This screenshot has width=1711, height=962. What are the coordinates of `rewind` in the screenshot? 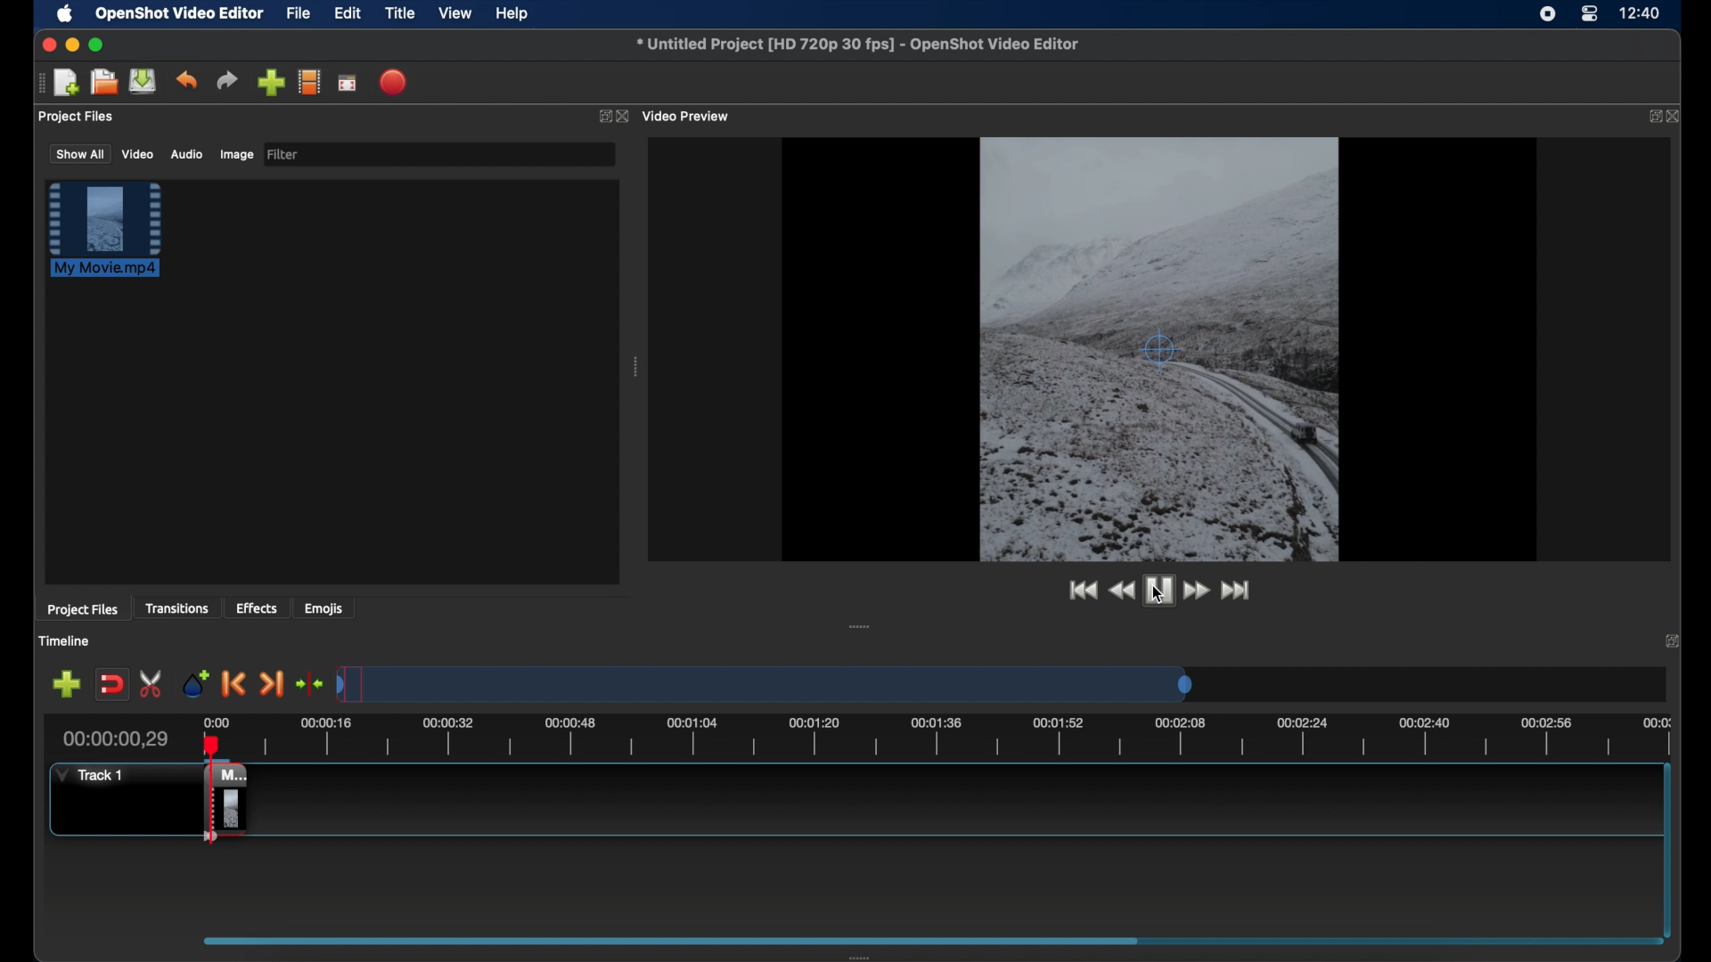 It's located at (1117, 591).